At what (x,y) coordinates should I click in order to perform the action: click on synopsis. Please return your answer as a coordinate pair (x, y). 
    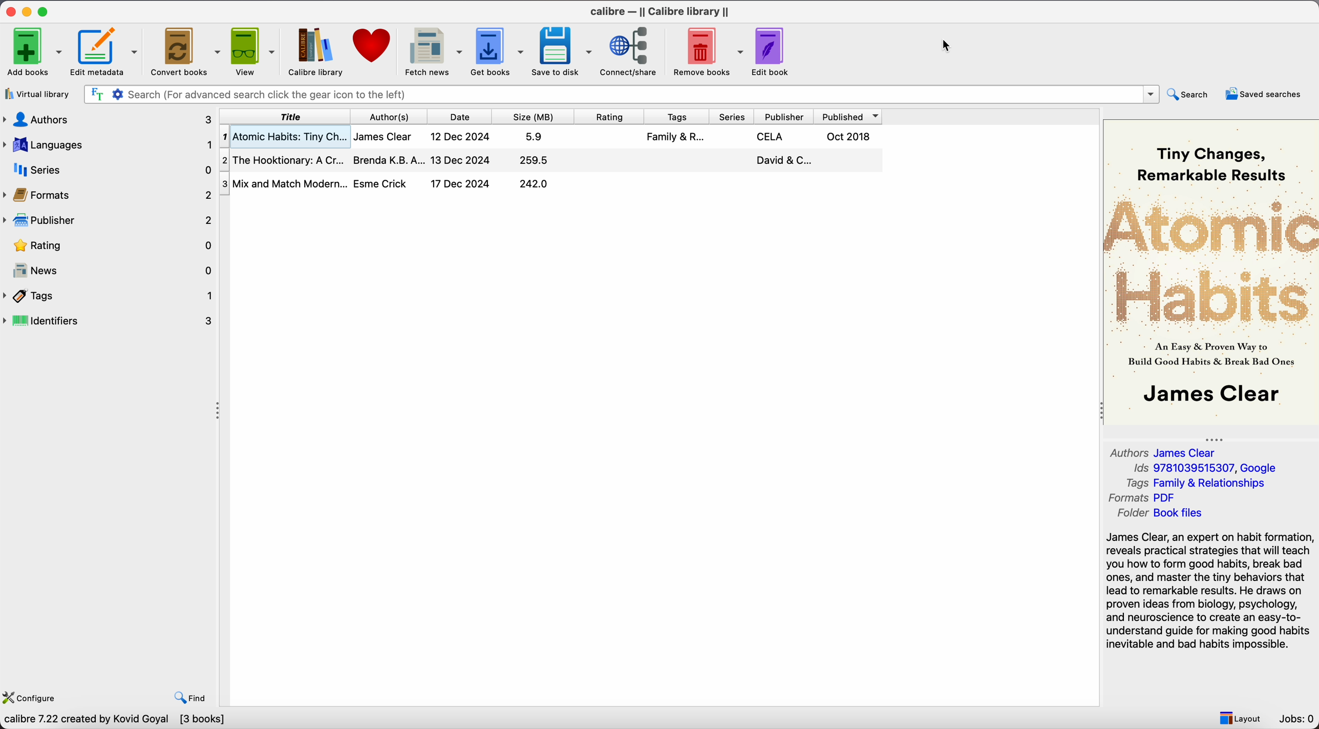
    Looking at the image, I should click on (1211, 592).